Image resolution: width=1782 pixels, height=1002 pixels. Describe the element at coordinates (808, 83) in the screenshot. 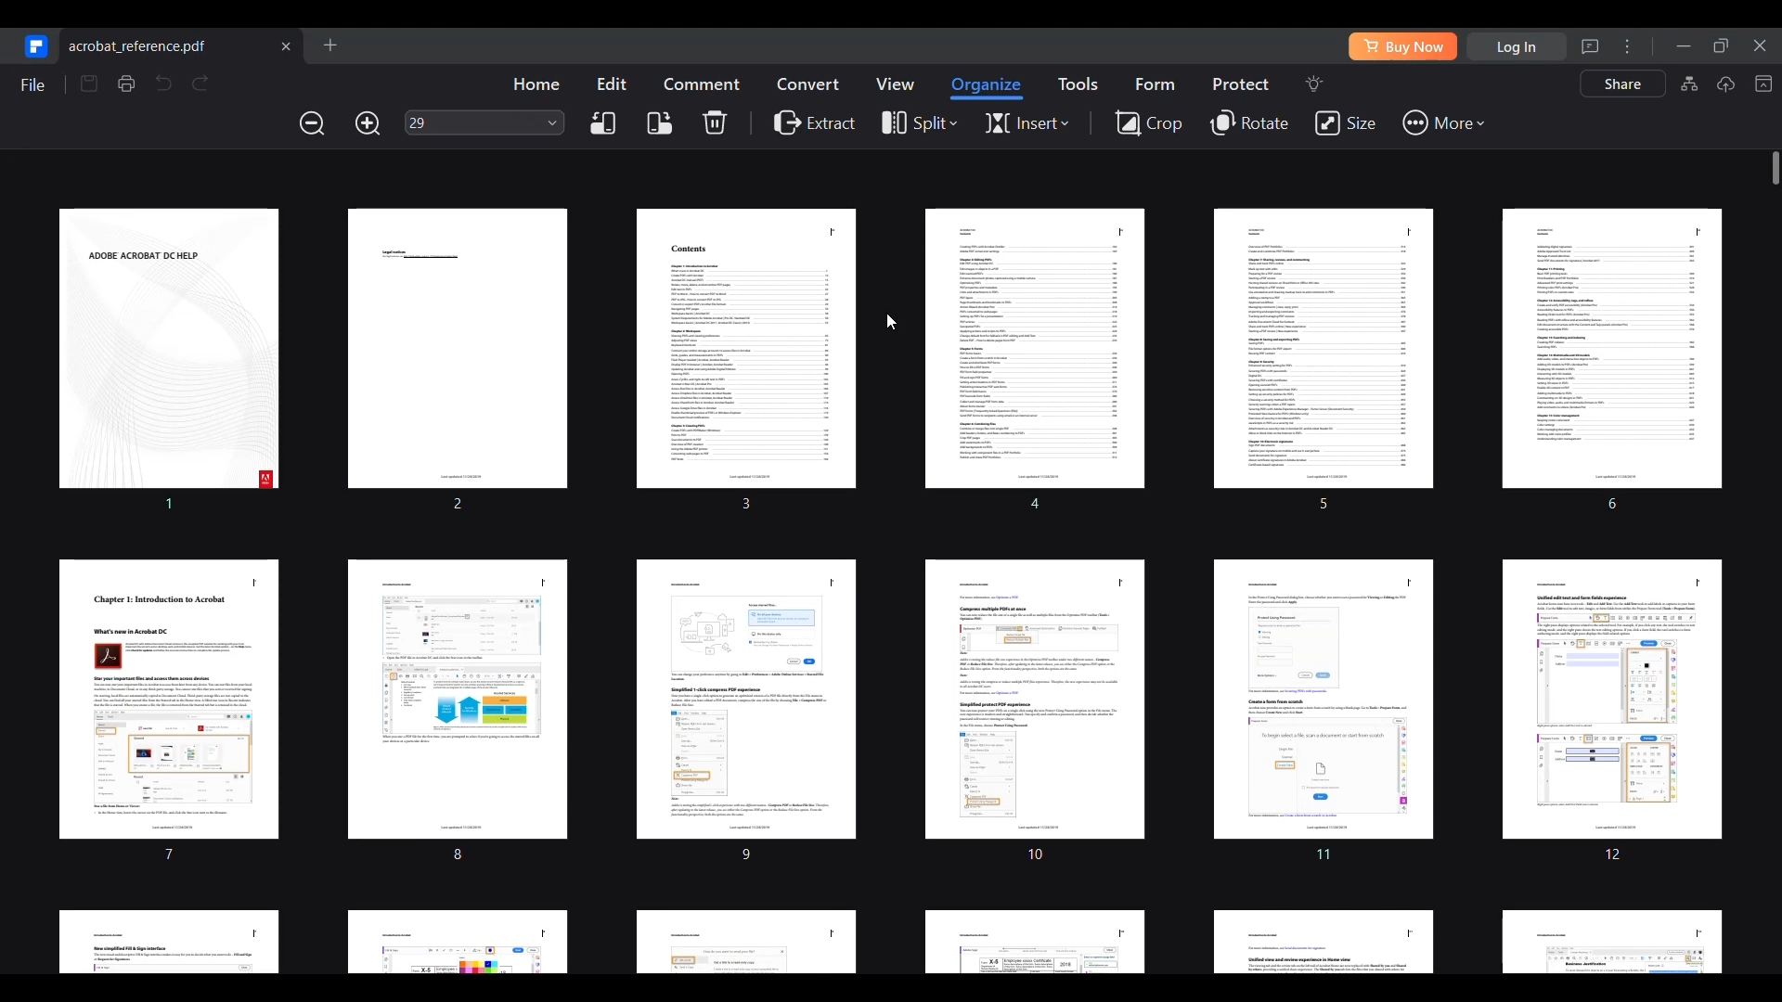

I see `Convert` at that location.